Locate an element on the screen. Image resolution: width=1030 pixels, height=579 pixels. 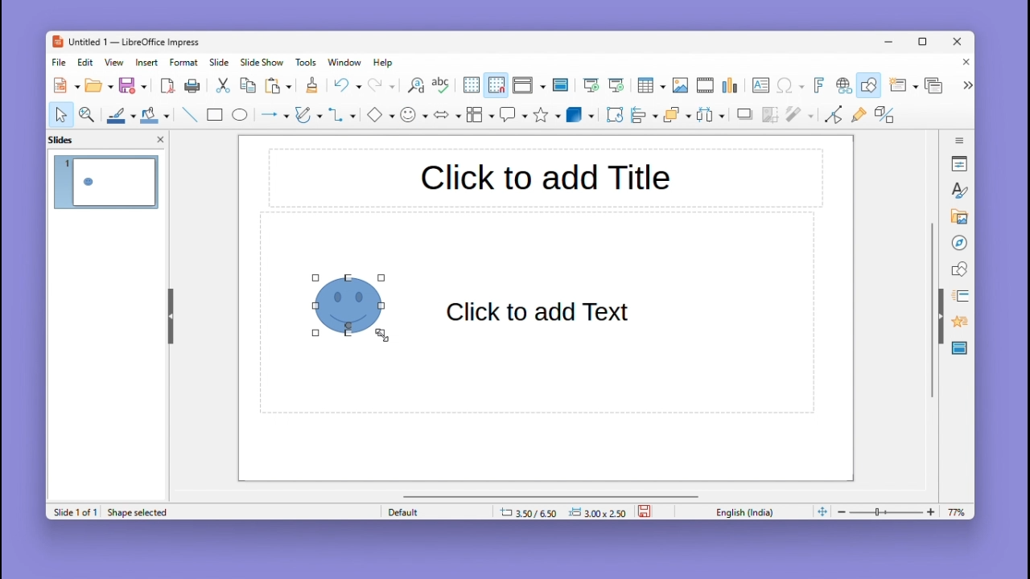
Master slide is located at coordinates (562, 84).